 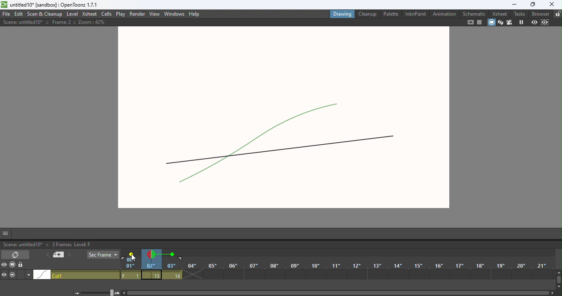 I want to click on Freeze, so click(x=521, y=23).